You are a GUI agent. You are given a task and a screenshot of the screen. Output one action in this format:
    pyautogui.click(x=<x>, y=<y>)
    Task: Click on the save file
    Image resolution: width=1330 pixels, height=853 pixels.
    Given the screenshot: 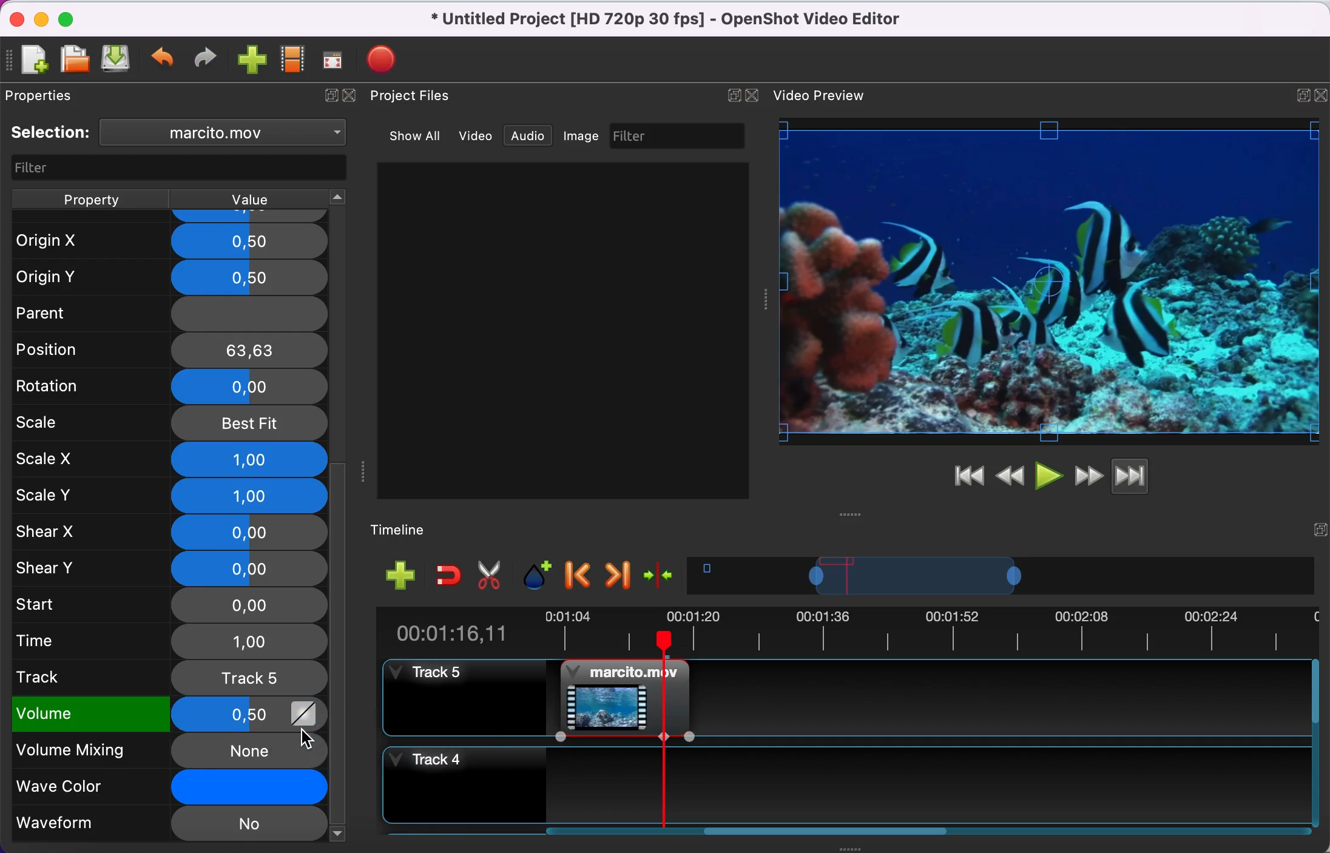 What is the action you would take?
    pyautogui.click(x=117, y=61)
    